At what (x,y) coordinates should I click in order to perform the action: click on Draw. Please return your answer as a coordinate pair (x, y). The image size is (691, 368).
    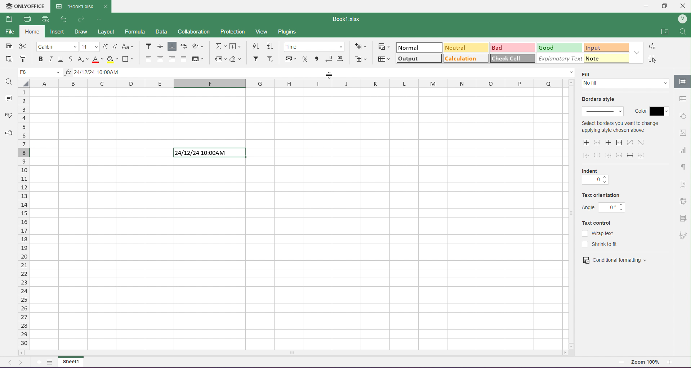
    Looking at the image, I should click on (88, 30).